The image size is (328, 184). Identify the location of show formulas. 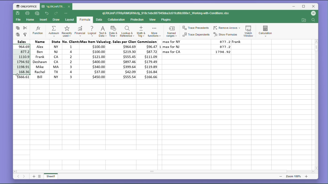
(227, 34).